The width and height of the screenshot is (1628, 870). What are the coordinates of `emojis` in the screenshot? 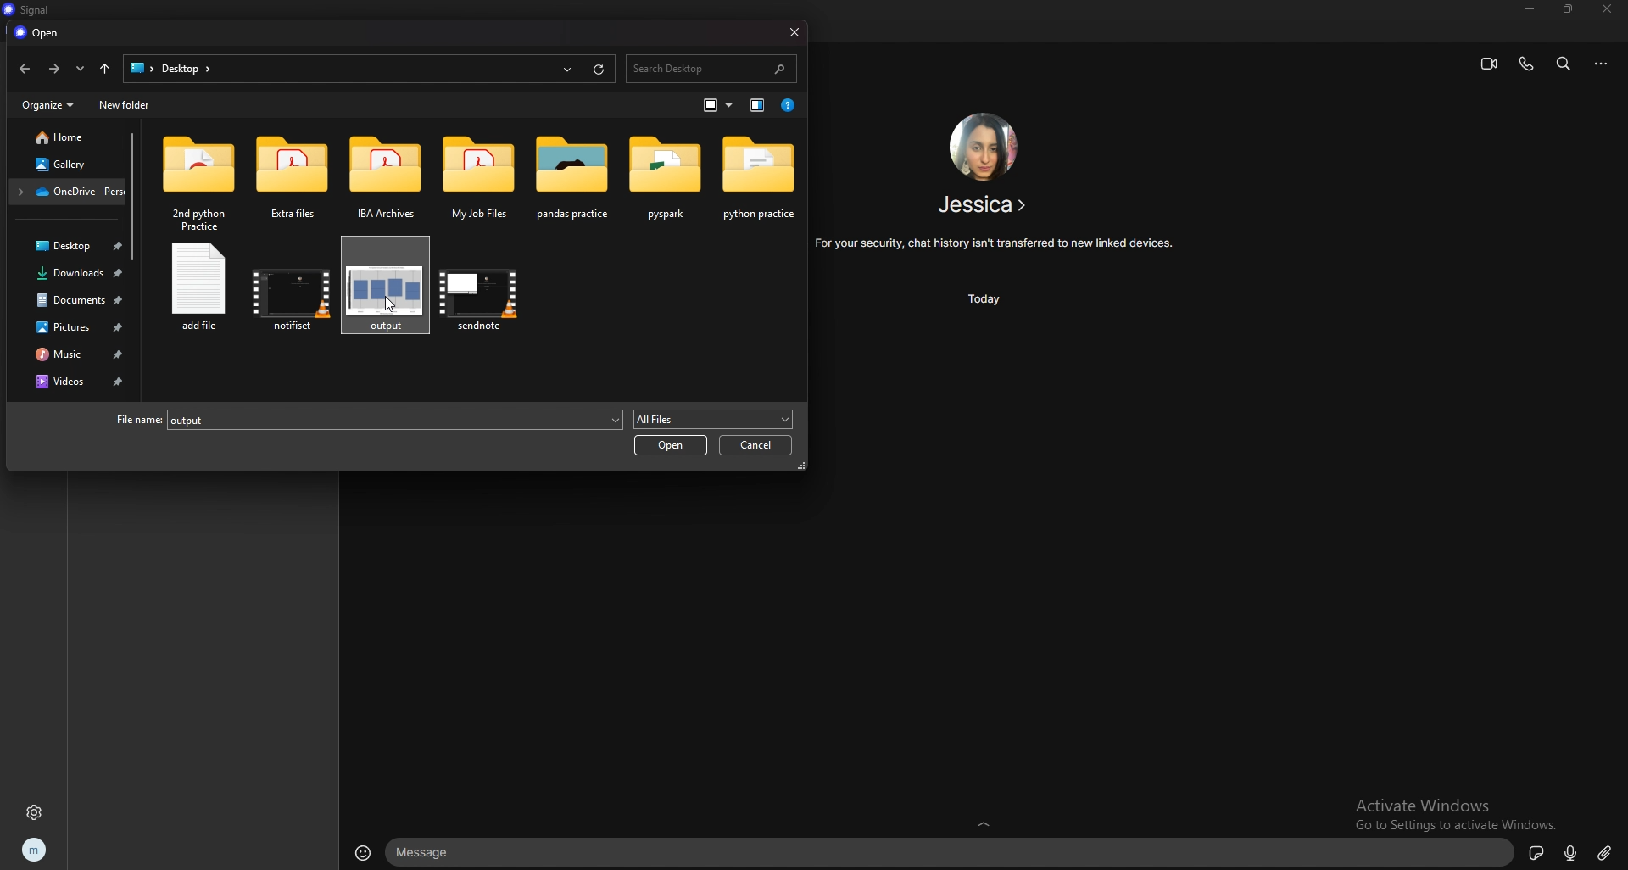 It's located at (362, 851).